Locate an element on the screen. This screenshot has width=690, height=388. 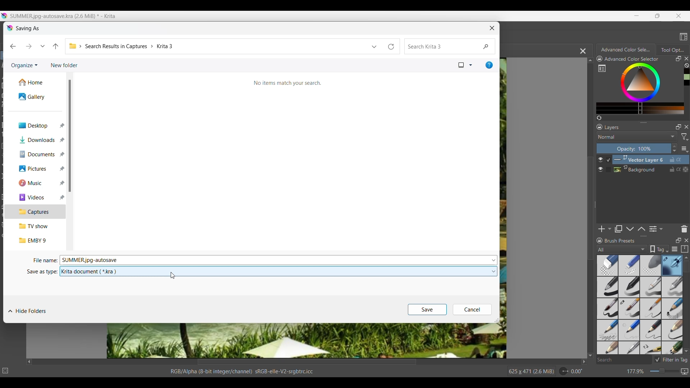
More settings is located at coordinates (685, 149).